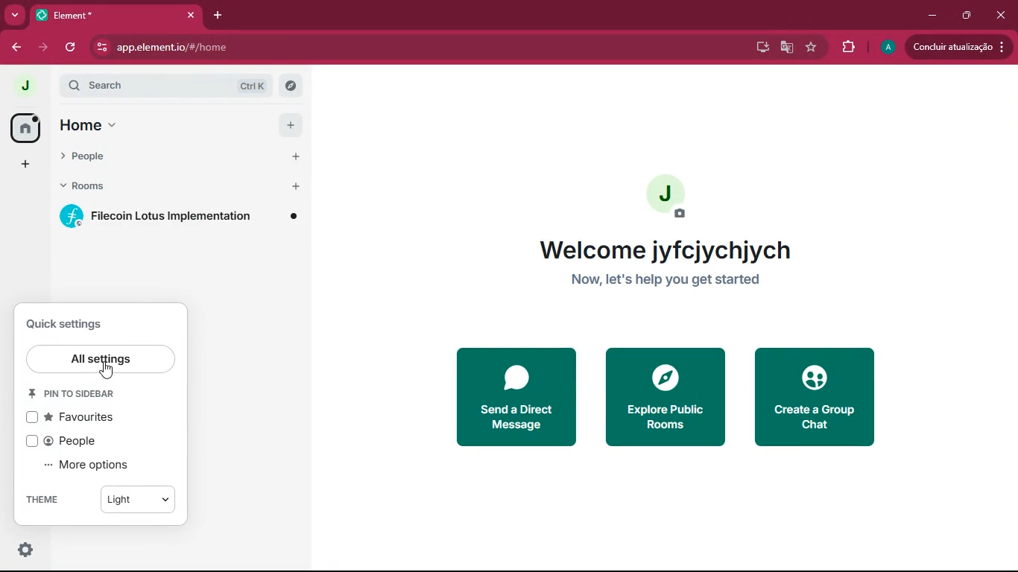 This screenshot has height=572, width=1018. I want to click on send a direct message, so click(516, 397).